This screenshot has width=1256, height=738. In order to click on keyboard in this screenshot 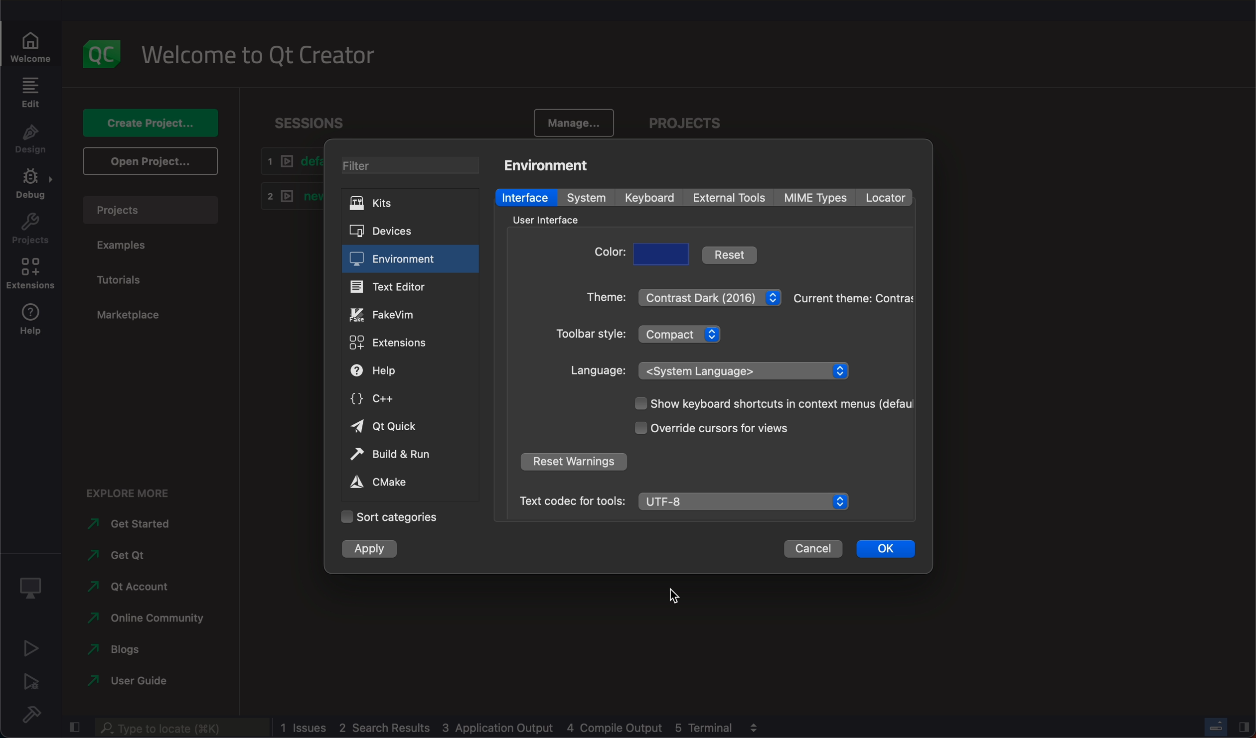, I will do `click(652, 198)`.